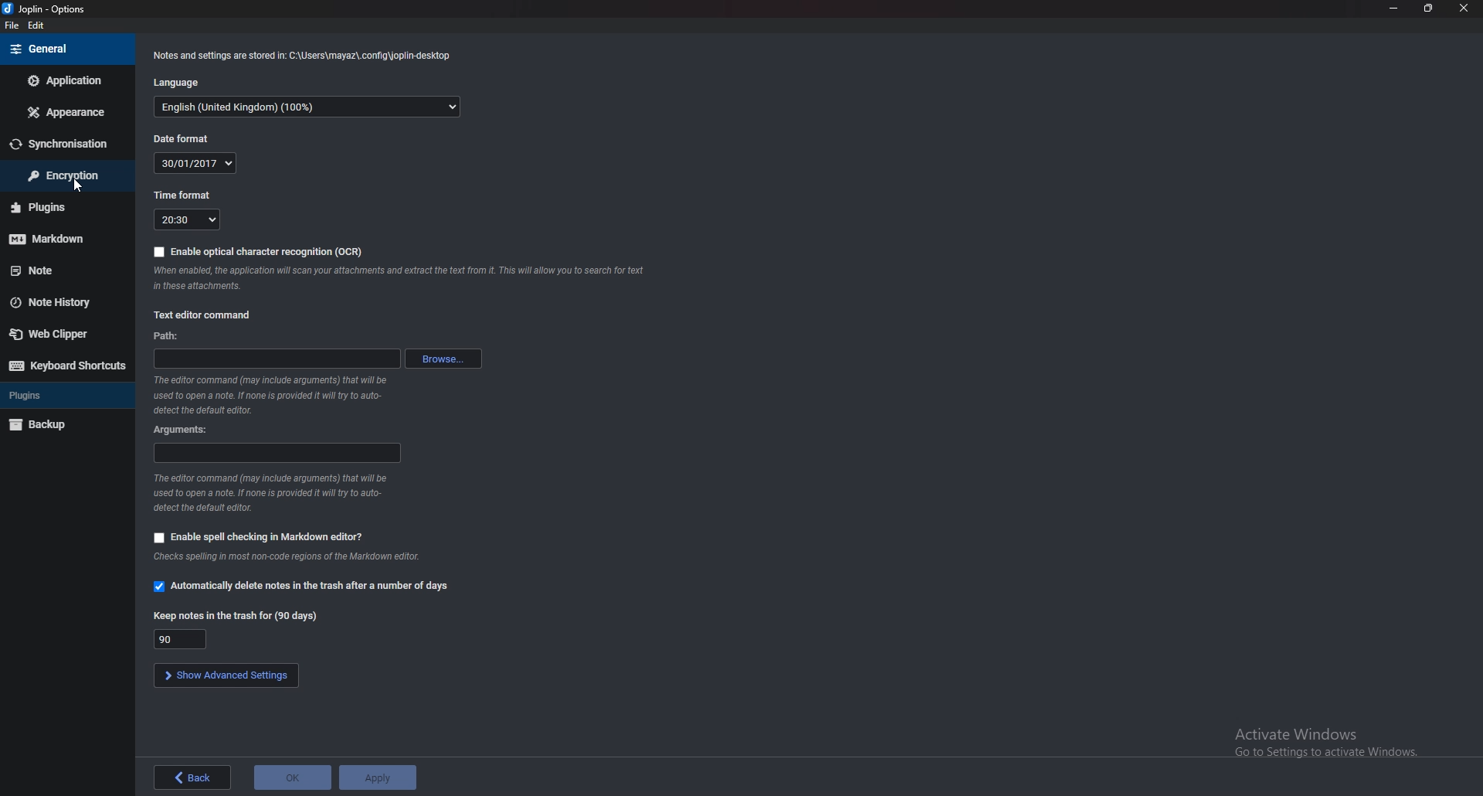 The image size is (1483, 796). I want to click on date format, so click(194, 163).